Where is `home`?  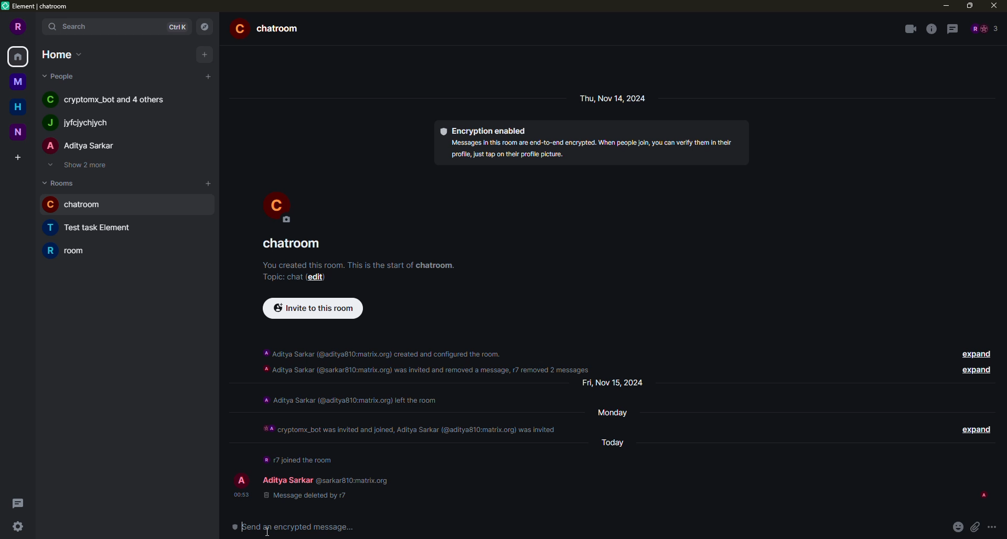
home is located at coordinates (18, 106).